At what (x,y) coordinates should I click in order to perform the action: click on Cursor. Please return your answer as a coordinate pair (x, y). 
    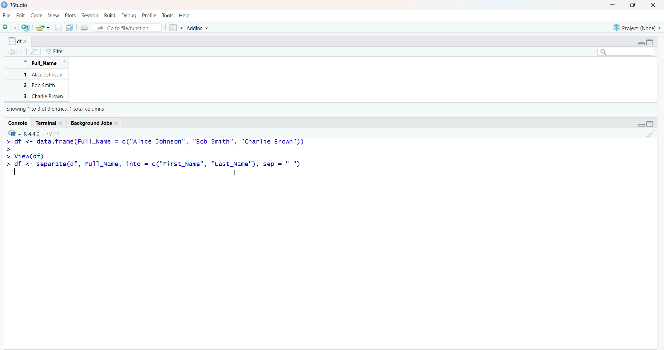
    Looking at the image, I should click on (238, 173).